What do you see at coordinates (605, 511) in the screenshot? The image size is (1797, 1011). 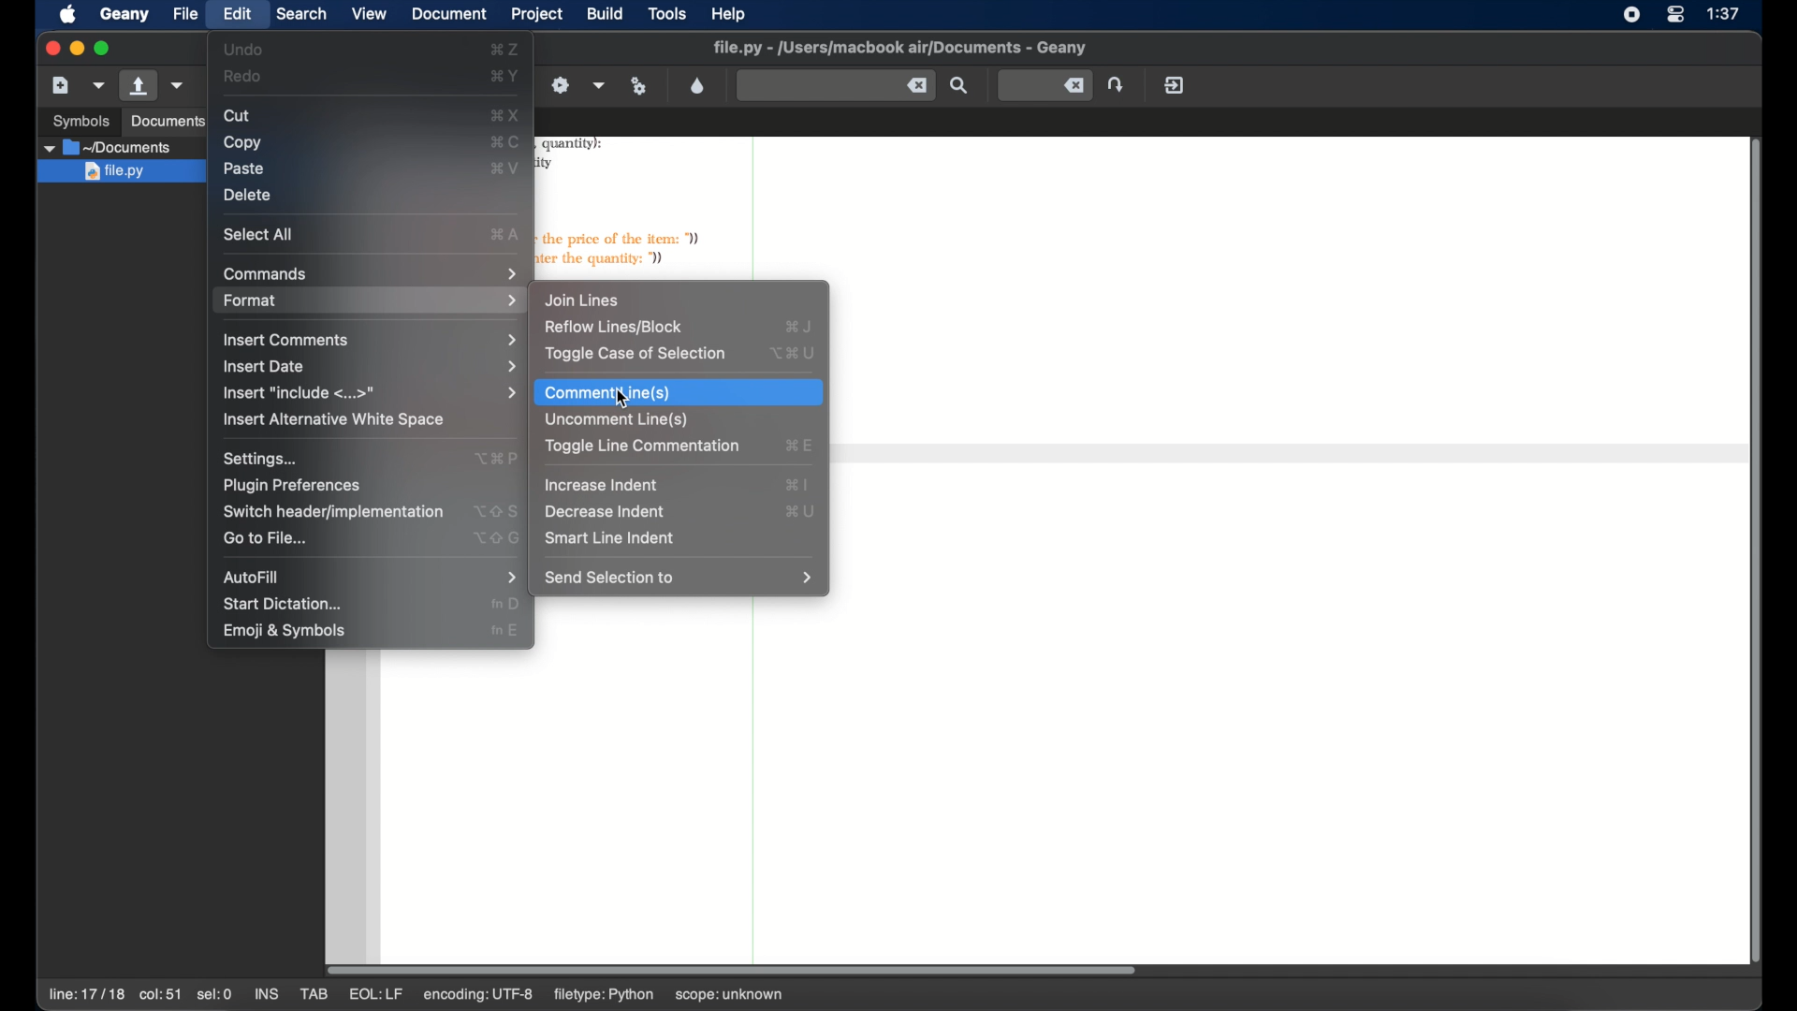 I see `decrease indent` at bounding box center [605, 511].